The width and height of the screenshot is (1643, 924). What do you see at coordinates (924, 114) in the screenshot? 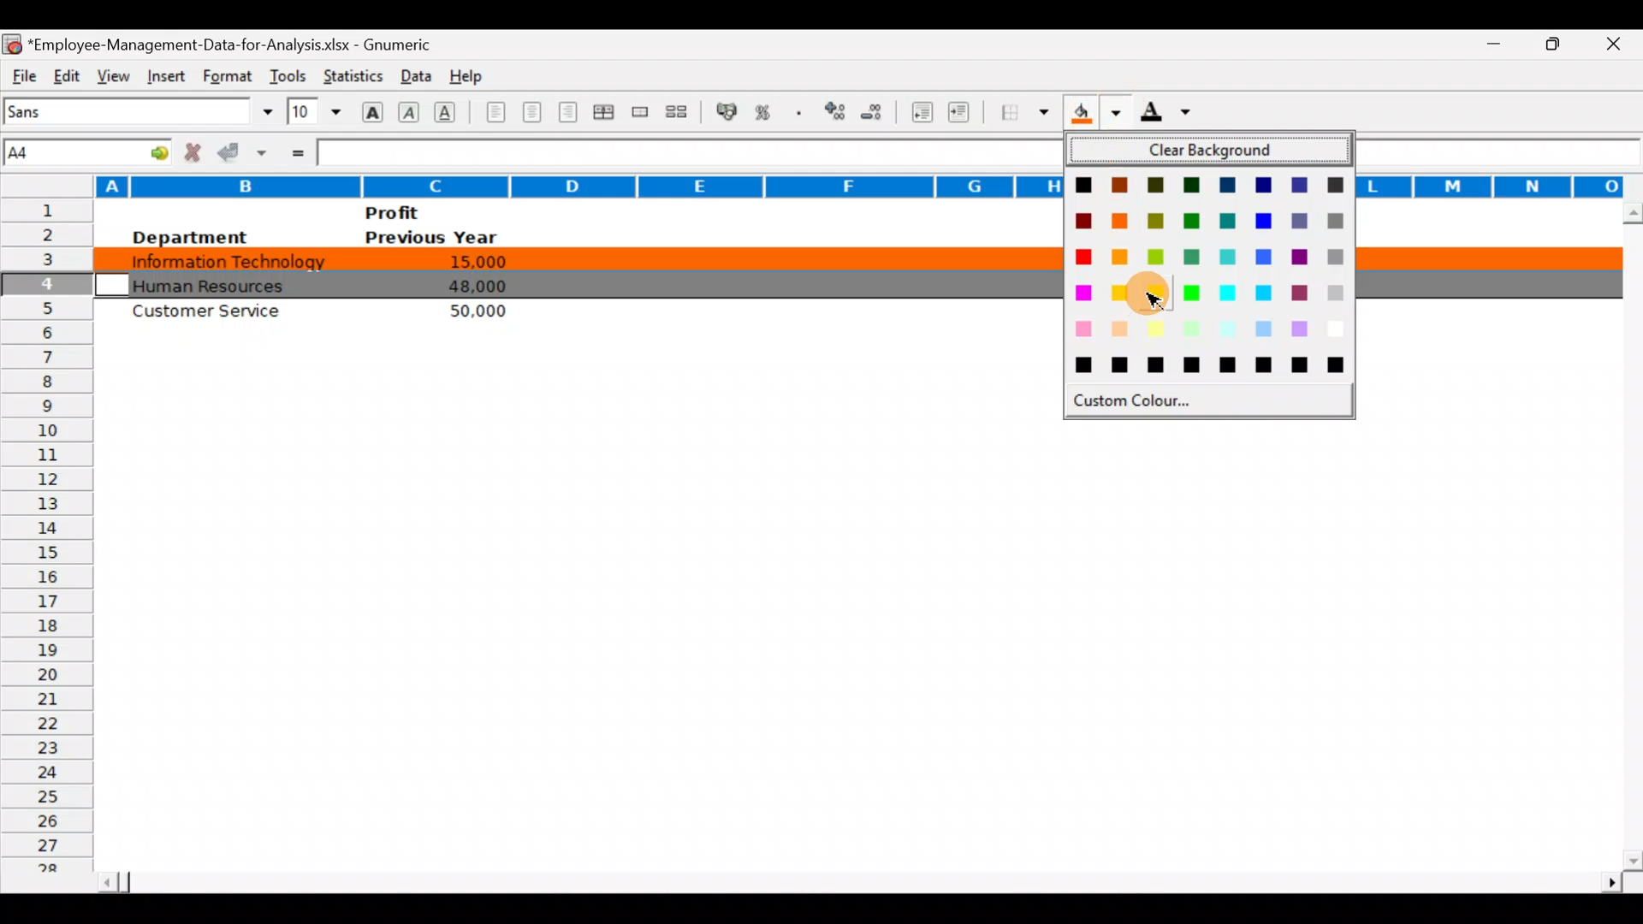
I see `Decrease indent, align contents to the left` at bounding box center [924, 114].